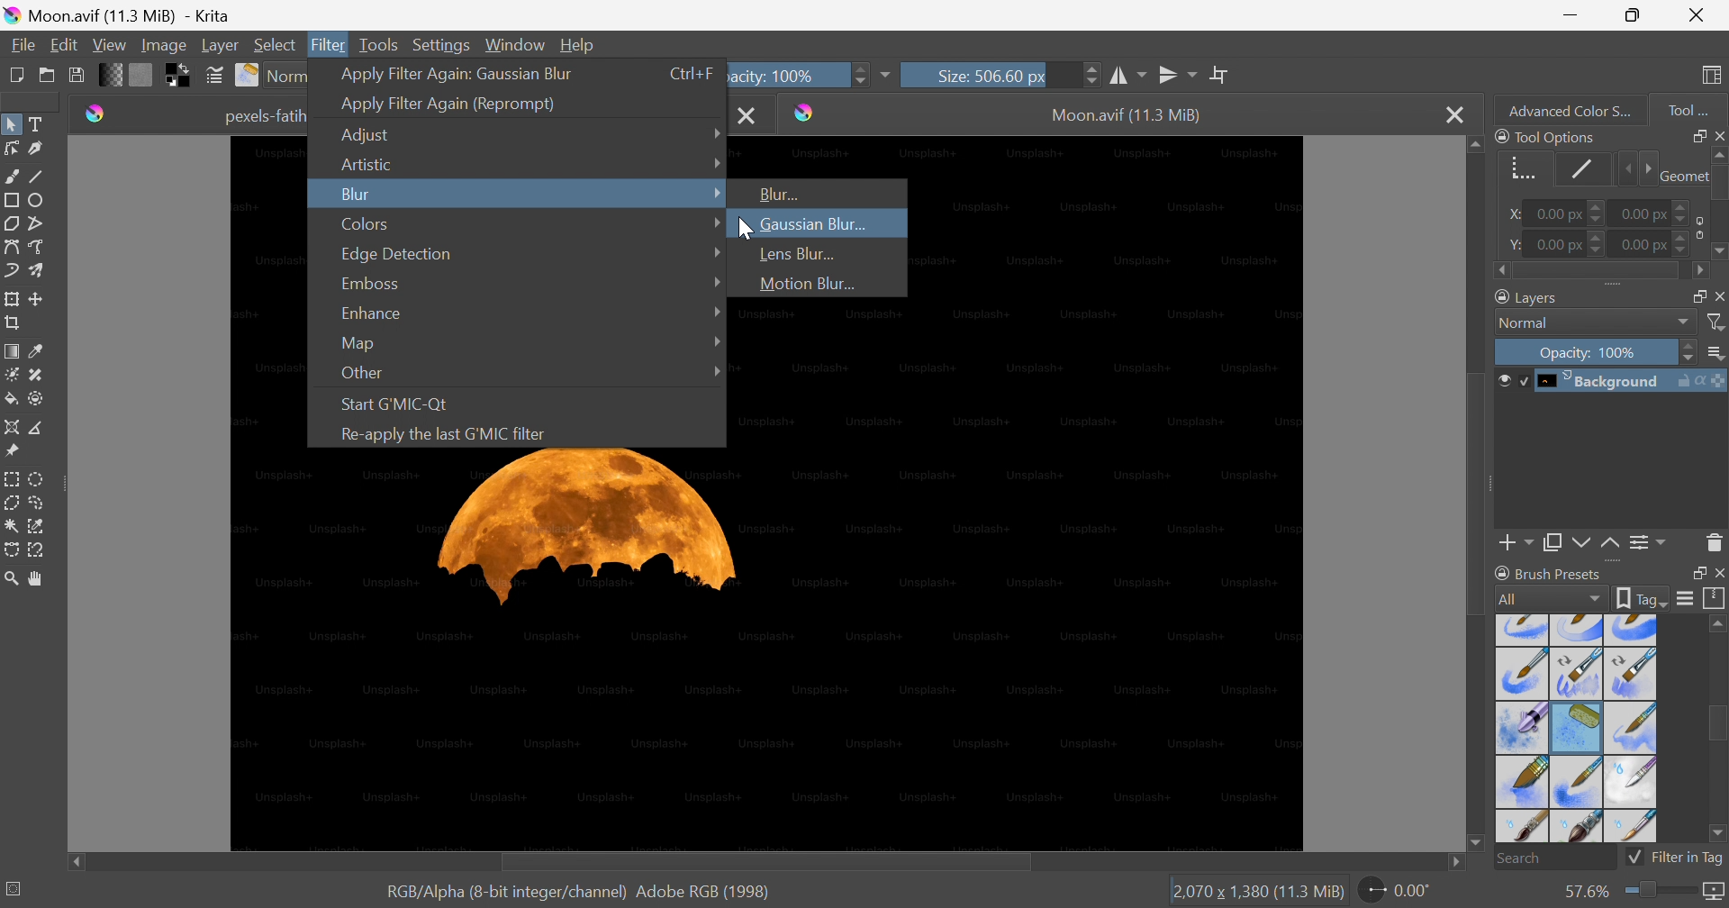 The image size is (1729, 908). What do you see at coordinates (1178, 75) in the screenshot?
I see `Vertical mirror tool` at bounding box center [1178, 75].